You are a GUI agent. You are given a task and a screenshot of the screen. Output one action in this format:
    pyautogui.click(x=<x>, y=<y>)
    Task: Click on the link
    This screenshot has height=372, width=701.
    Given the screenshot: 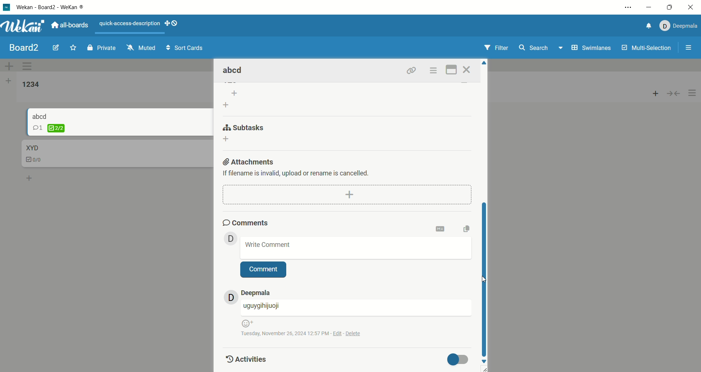 What is the action you would take?
    pyautogui.click(x=411, y=70)
    